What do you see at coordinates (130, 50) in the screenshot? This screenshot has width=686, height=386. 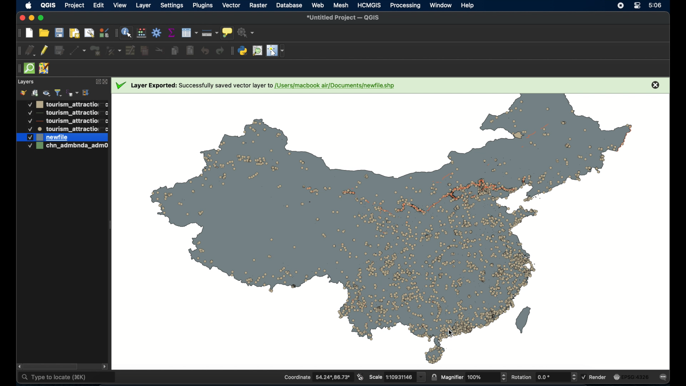 I see `modify attributes` at bounding box center [130, 50].